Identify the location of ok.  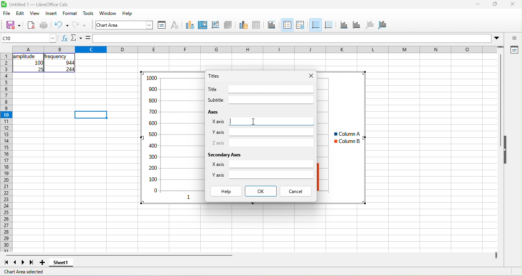
(261, 191).